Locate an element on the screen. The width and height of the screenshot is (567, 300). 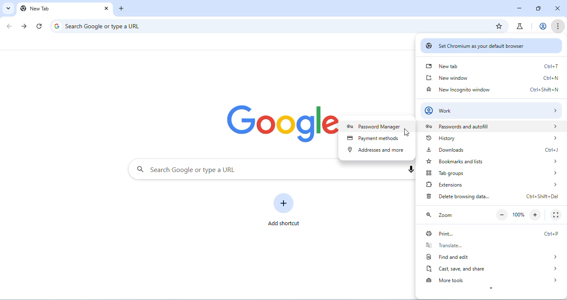
search google or type a URL is located at coordinates (267, 170).